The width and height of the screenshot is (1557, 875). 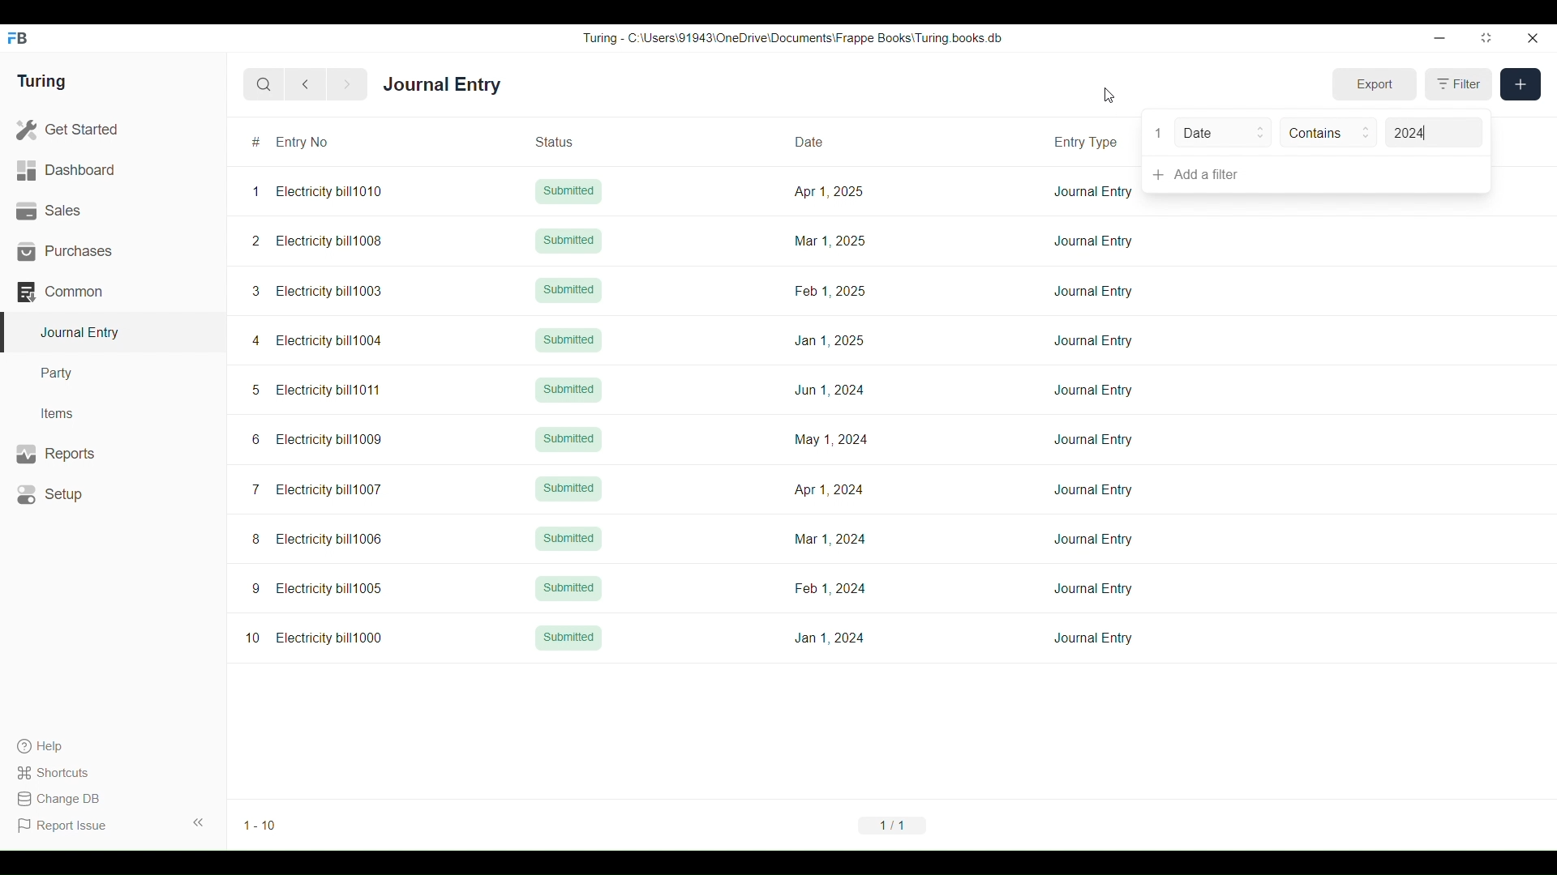 What do you see at coordinates (568, 489) in the screenshot?
I see `Submitted` at bounding box center [568, 489].